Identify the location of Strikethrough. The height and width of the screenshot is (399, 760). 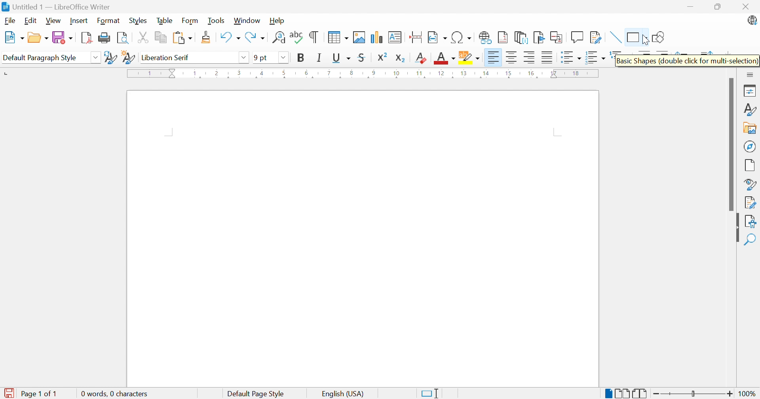
(361, 57).